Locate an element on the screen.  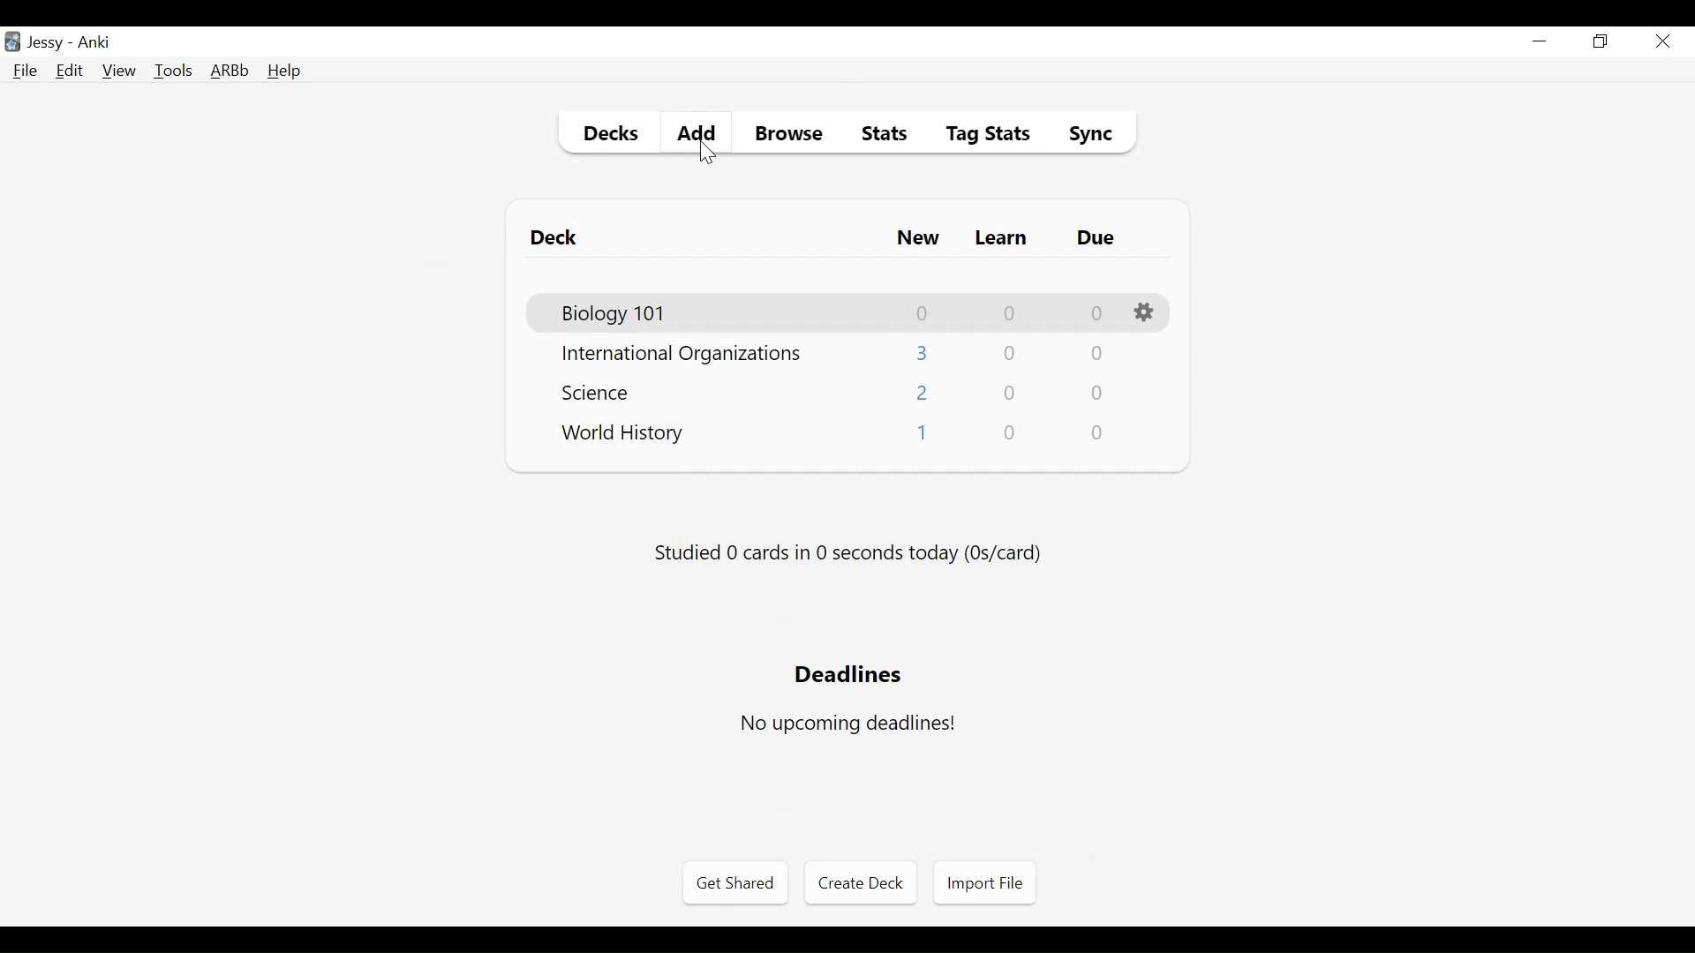
Stats is located at coordinates (878, 134).